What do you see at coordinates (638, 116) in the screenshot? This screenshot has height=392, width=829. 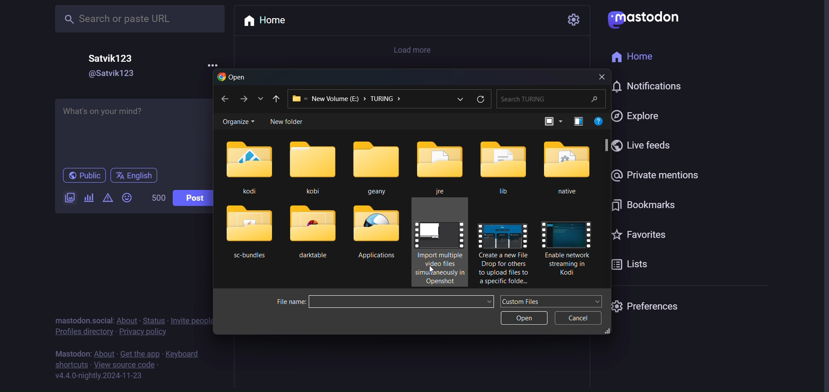 I see `explore` at bounding box center [638, 116].